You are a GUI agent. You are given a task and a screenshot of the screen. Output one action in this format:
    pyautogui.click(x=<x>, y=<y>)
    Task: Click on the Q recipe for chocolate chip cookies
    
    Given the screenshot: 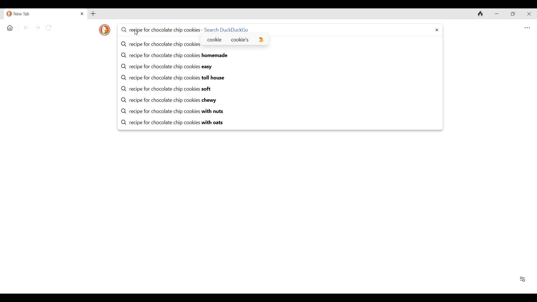 What is the action you would take?
    pyautogui.click(x=161, y=44)
    